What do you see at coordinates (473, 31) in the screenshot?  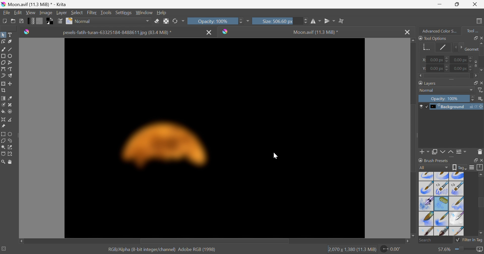 I see `Tool` at bounding box center [473, 31].